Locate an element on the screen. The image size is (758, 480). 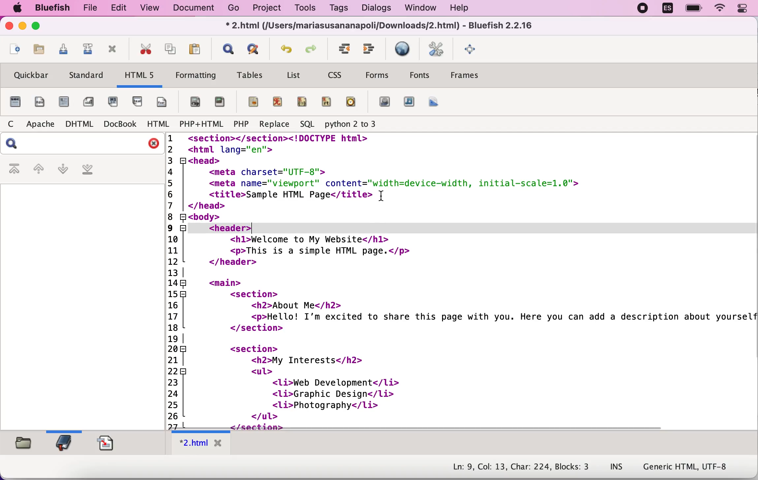
recording stopped is located at coordinates (642, 10).